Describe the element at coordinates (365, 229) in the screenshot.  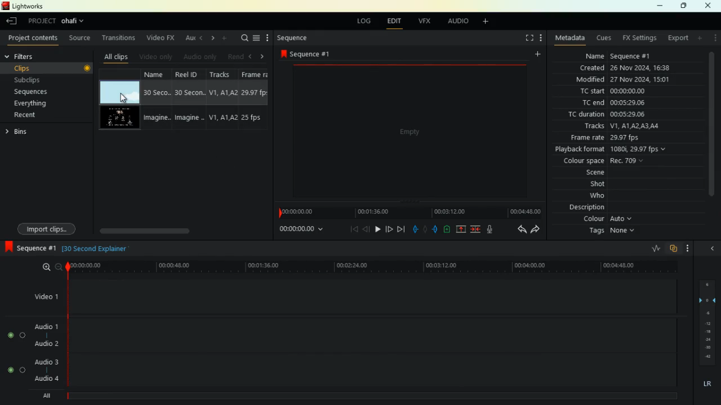
I see `back` at that location.